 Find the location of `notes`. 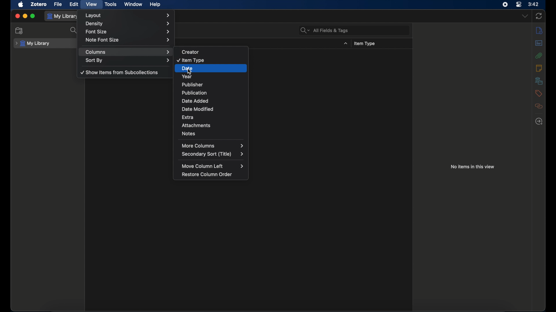

notes is located at coordinates (213, 134).